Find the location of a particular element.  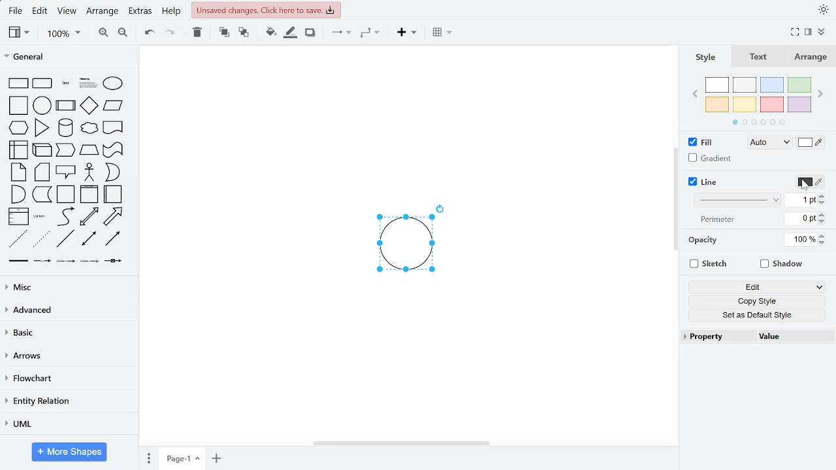

heading is located at coordinates (88, 83).